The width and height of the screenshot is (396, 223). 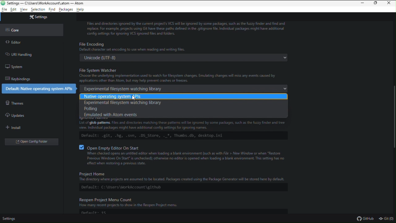 I want to click on Default settings, so click(x=38, y=89).